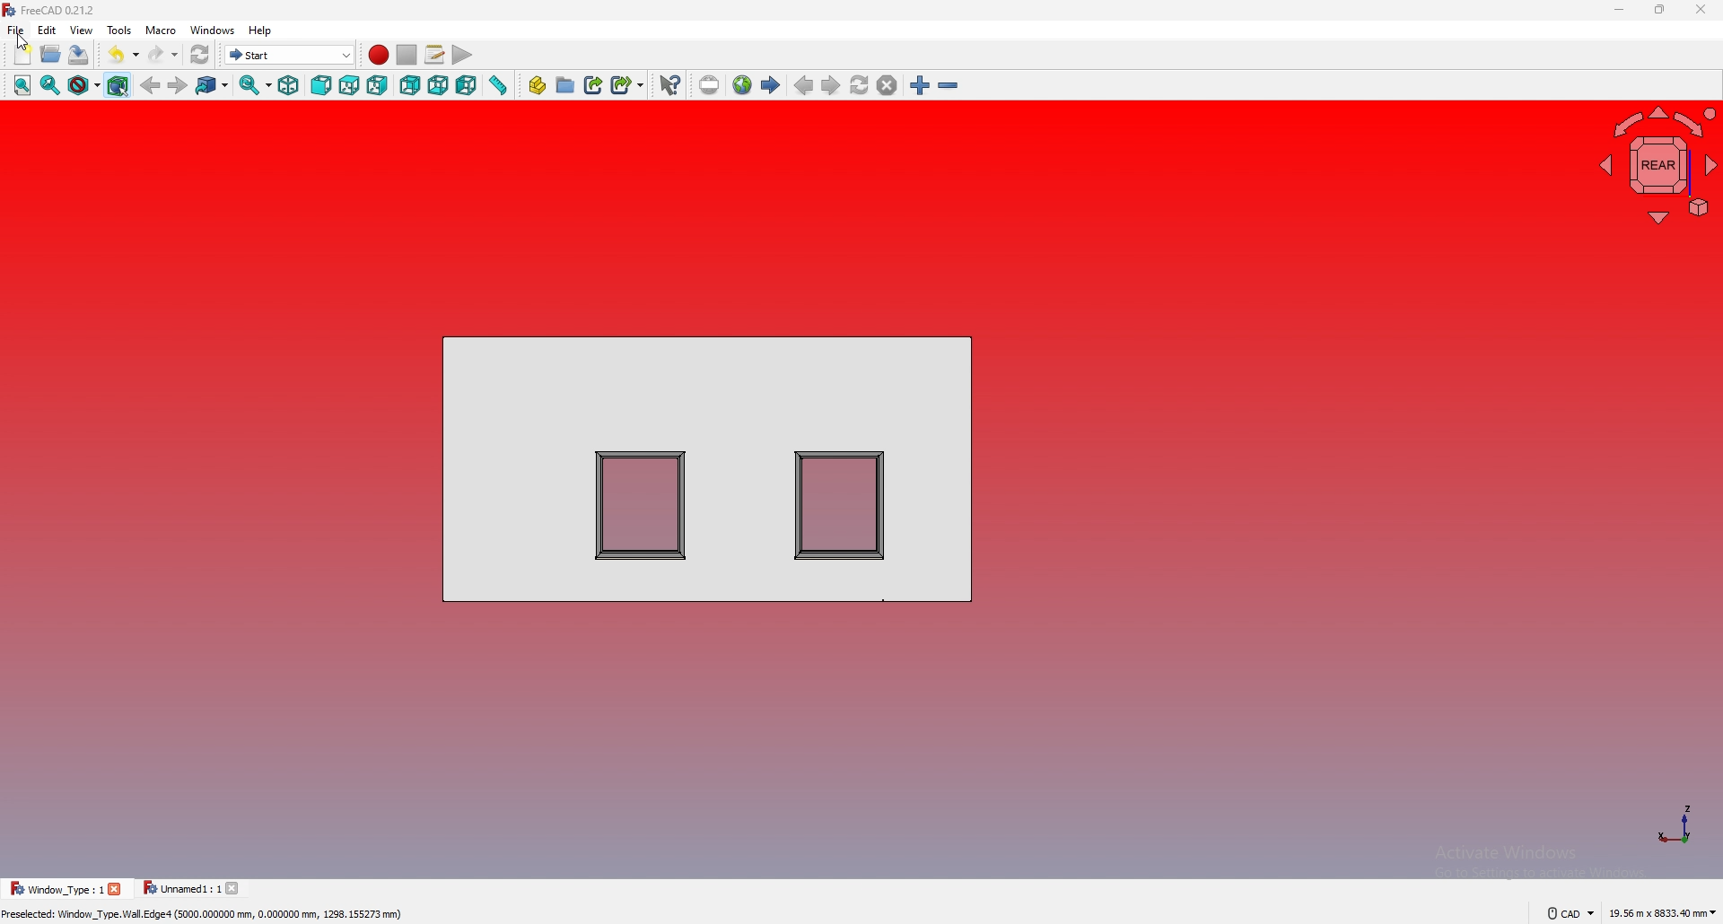  Describe the element at coordinates (1563, 912) in the screenshot. I see `CAD` at that location.